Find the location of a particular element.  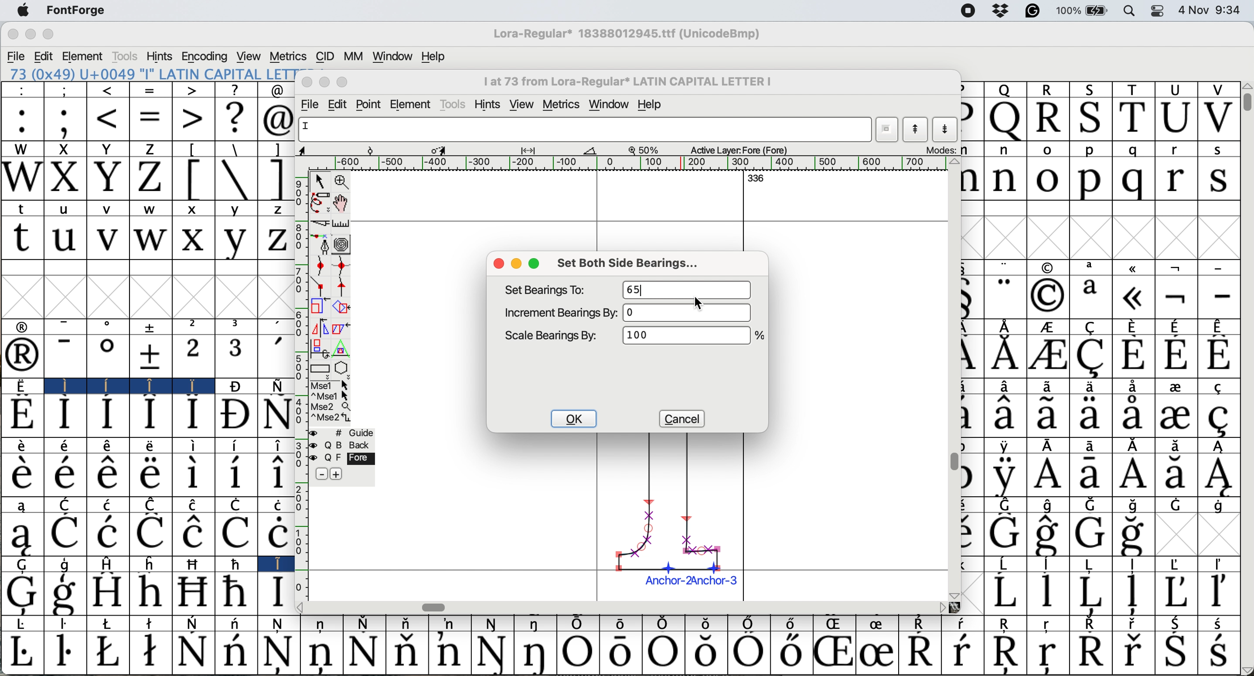

Symbol is located at coordinates (1219, 355).